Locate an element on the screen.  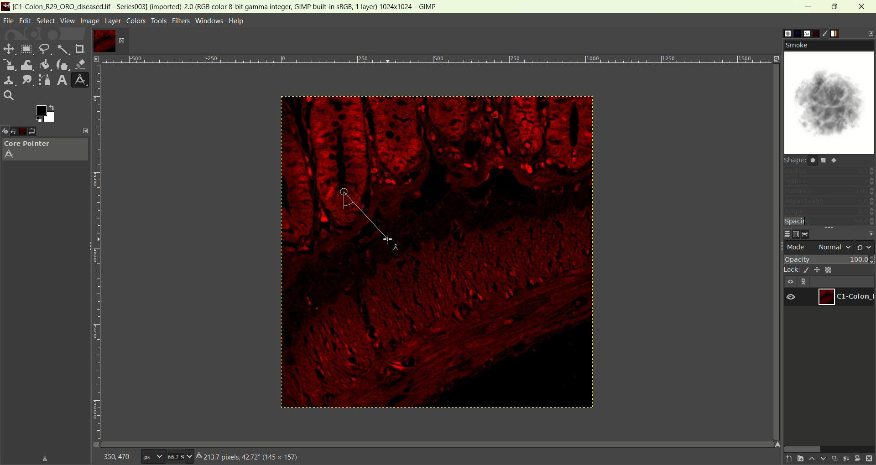
images is located at coordinates (28, 131).